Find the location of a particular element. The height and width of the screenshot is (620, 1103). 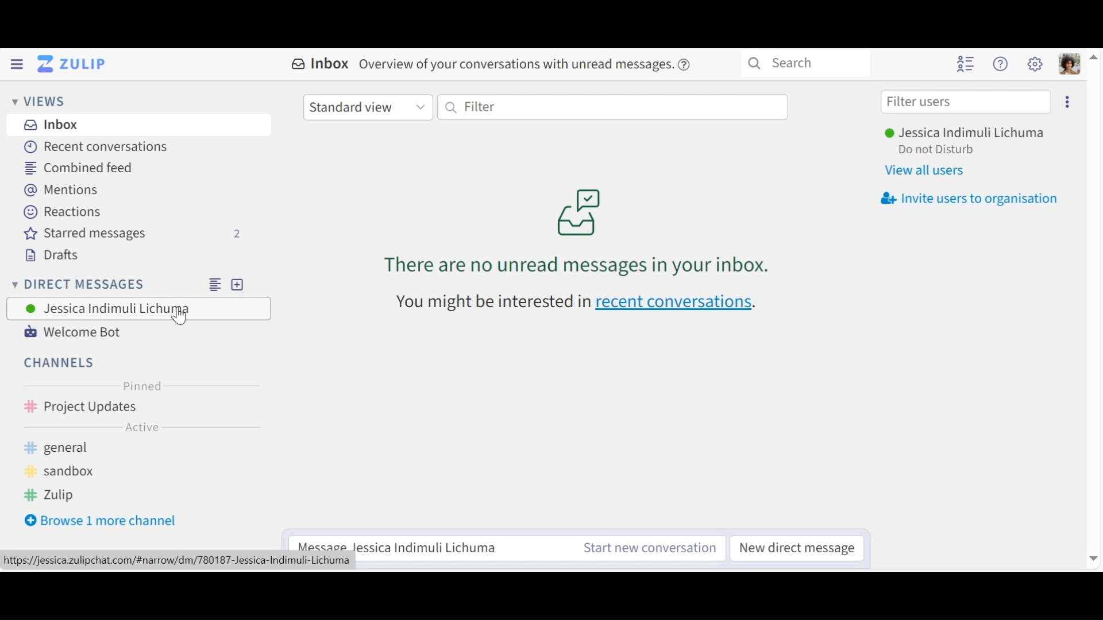

Invite users to organisation is located at coordinates (971, 200).